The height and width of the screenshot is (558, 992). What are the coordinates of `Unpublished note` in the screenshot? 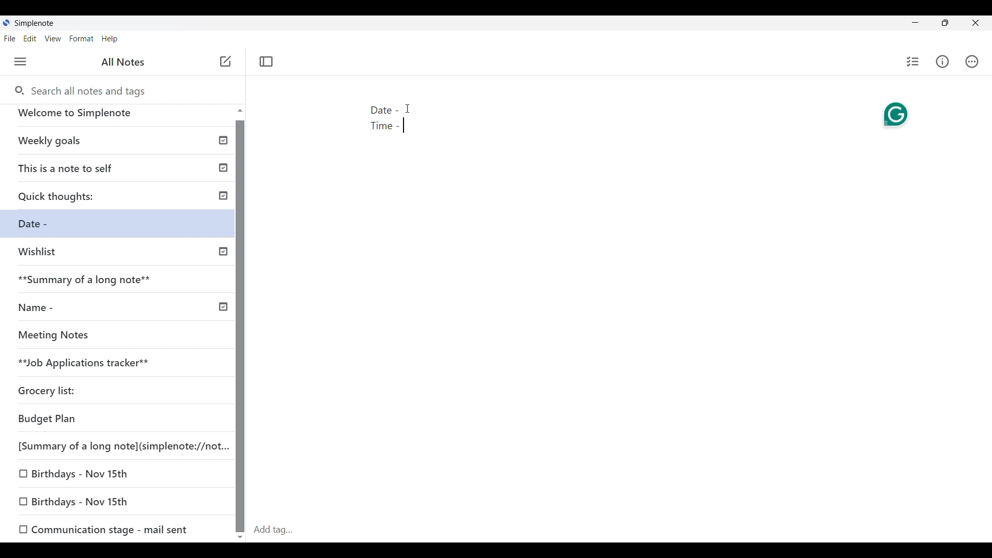 It's located at (80, 472).